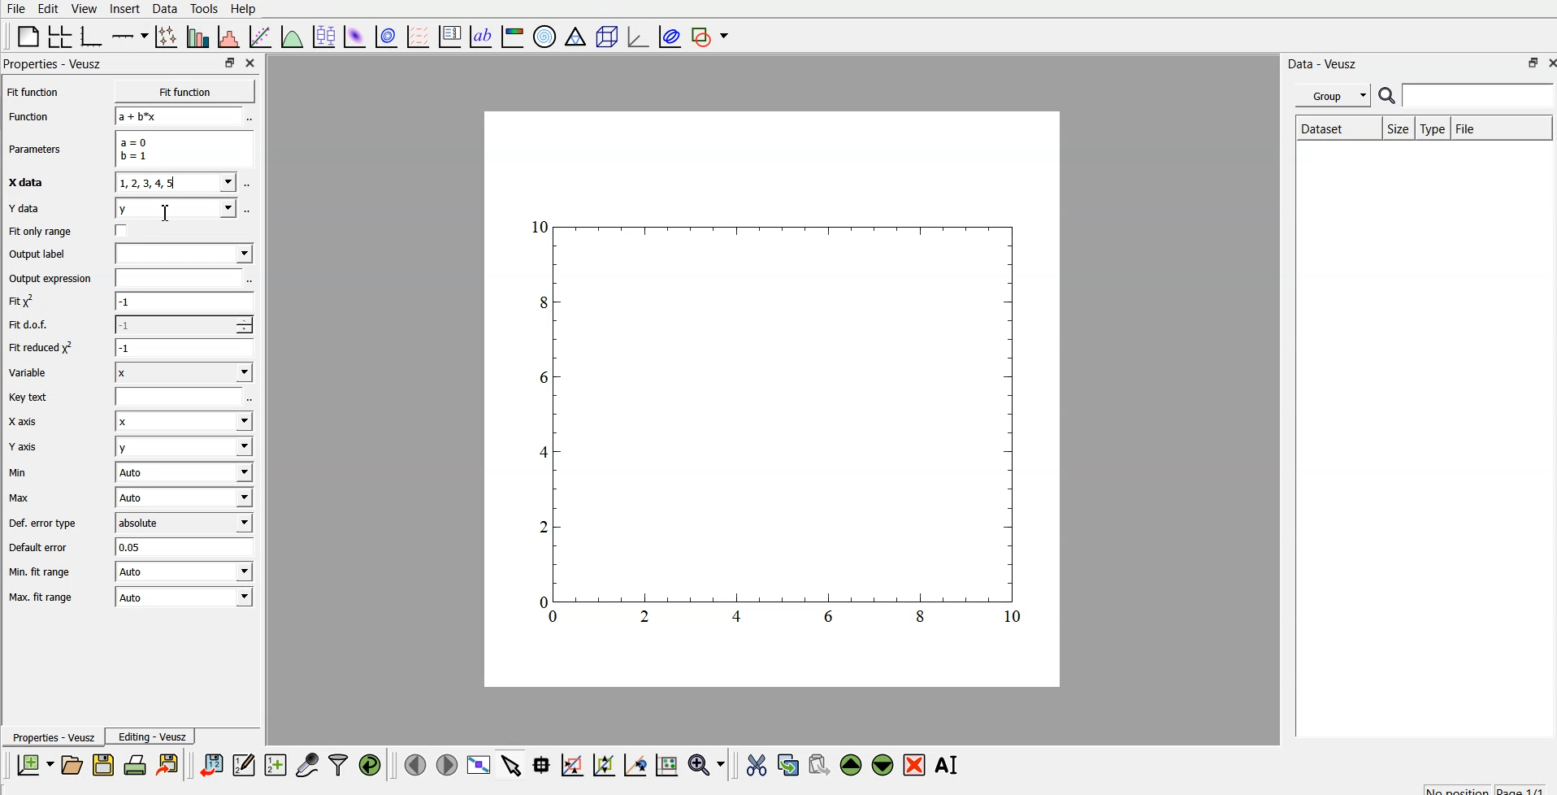  Describe the element at coordinates (60, 35) in the screenshot. I see `arrange graphs in a grid` at that location.